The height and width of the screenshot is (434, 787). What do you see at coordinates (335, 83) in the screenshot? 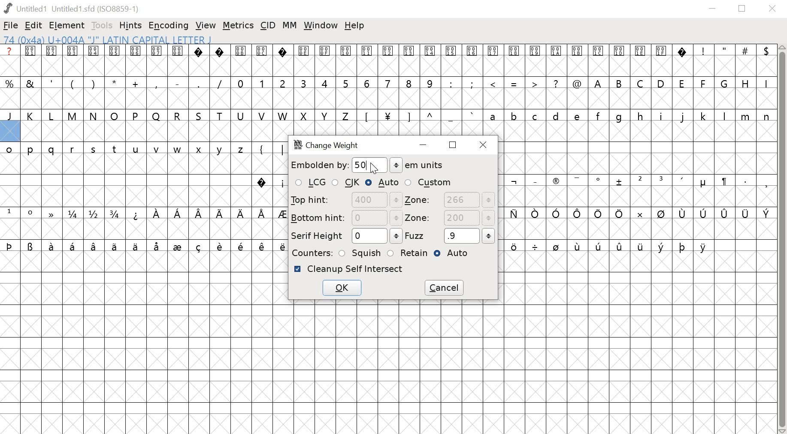
I see `numbers` at bounding box center [335, 83].